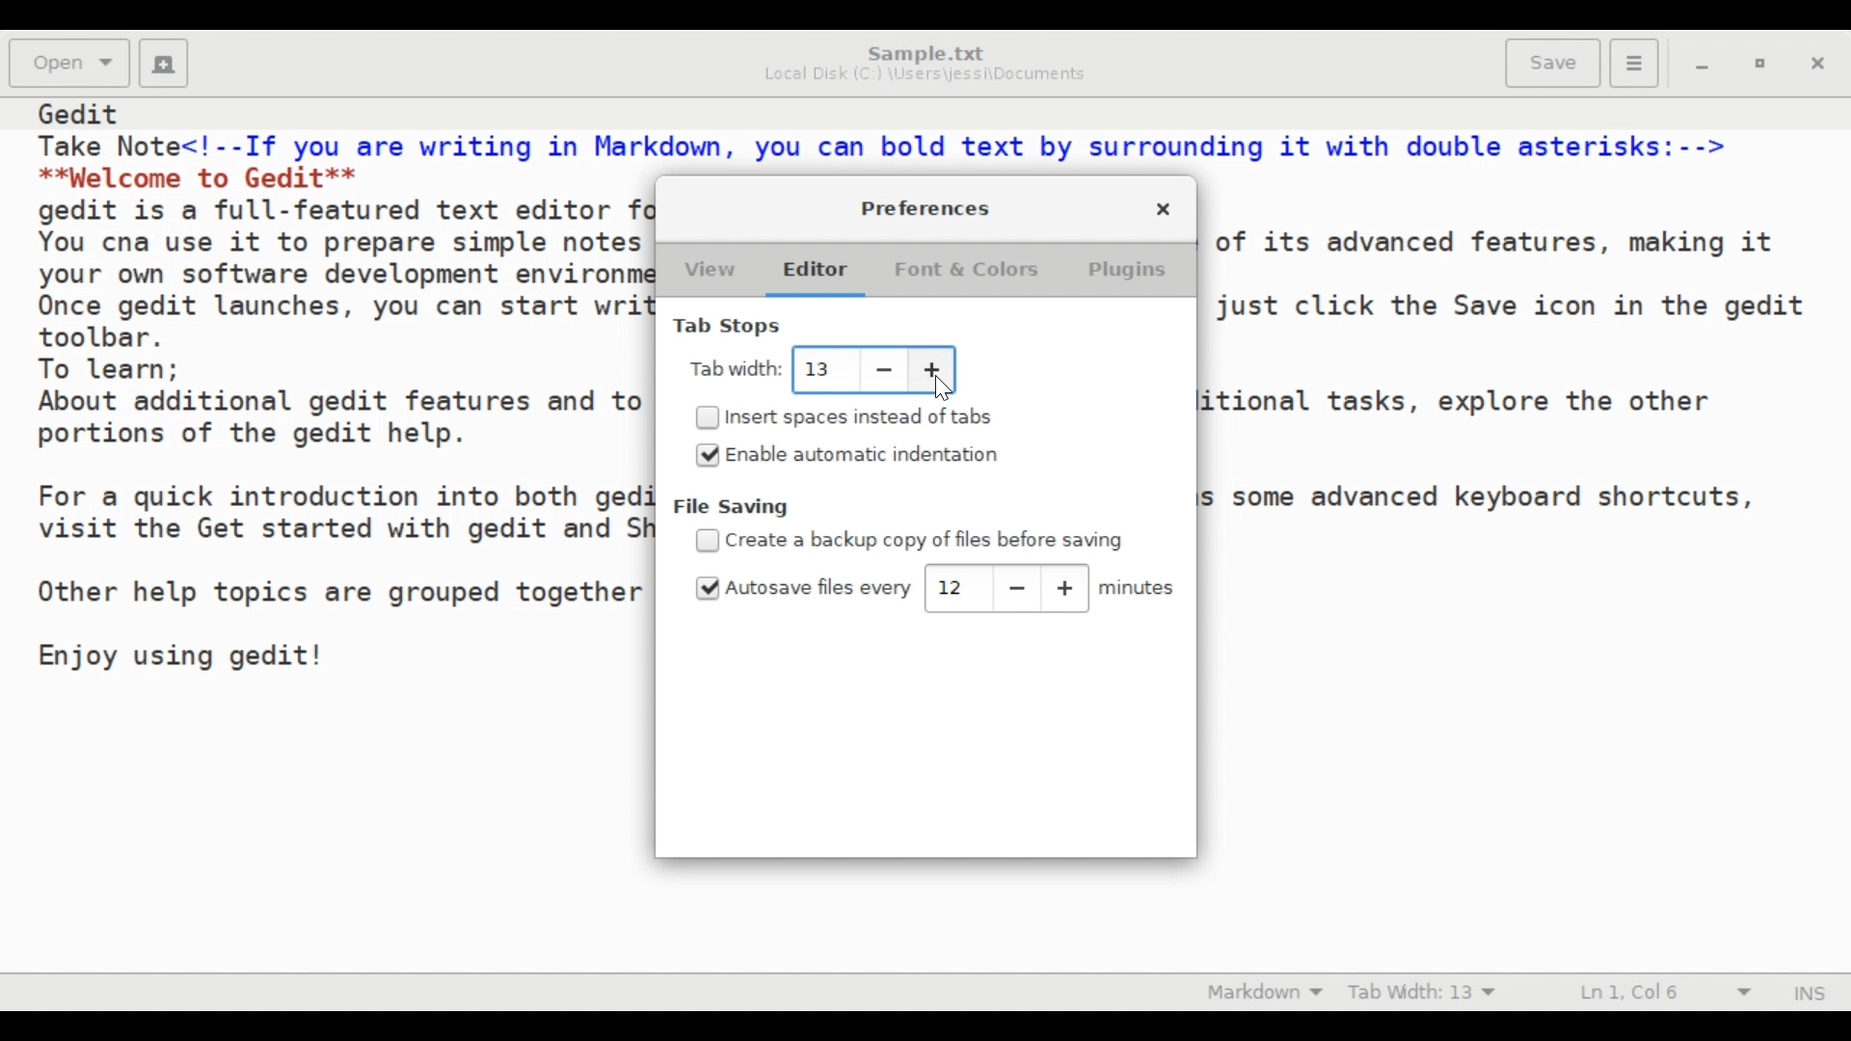  I want to click on Plugins, so click(1136, 272).